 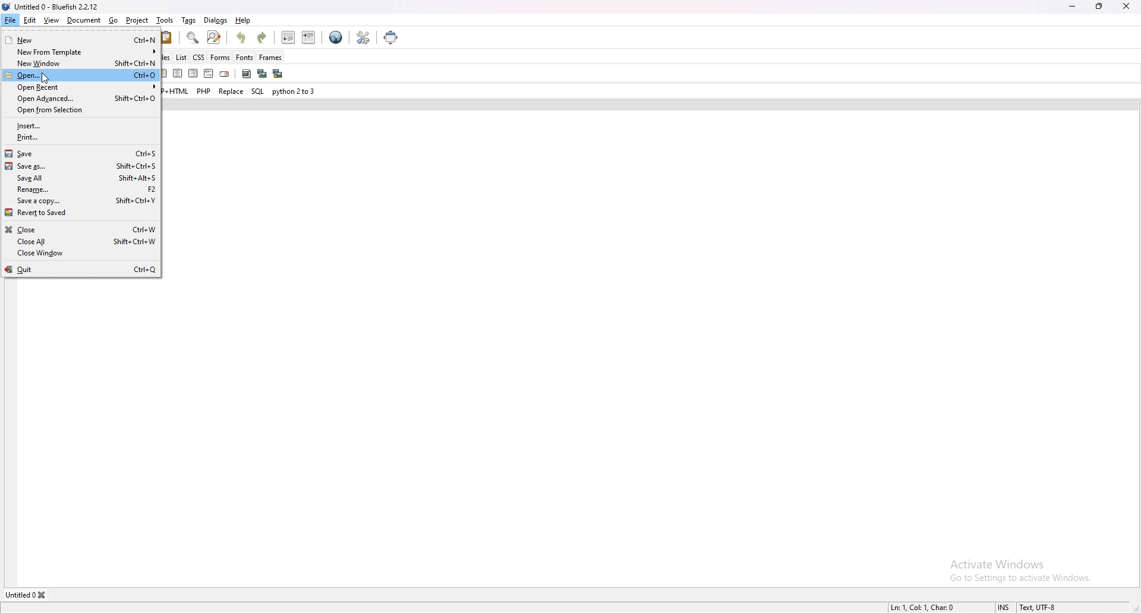 I want to click on print, so click(x=44, y=138).